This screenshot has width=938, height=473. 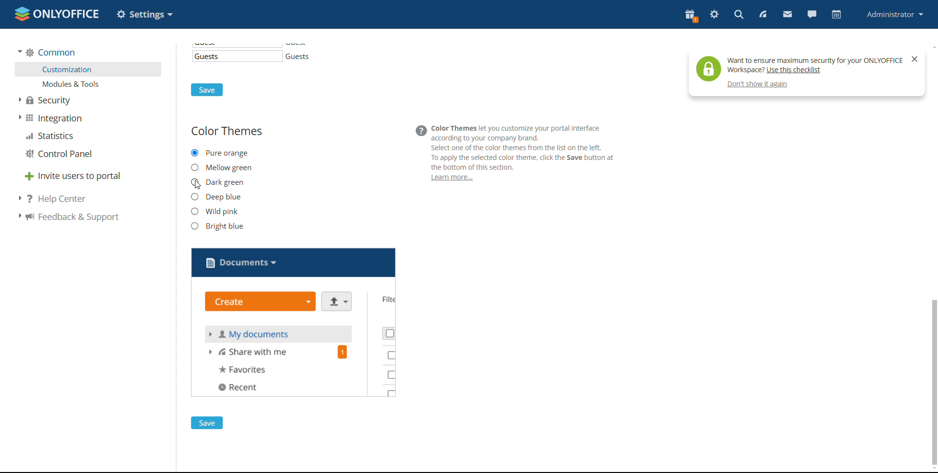 What do you see at coordinates (215, 211) in the screenshot?
I see `wild pink` at bounding box center [215, 211].